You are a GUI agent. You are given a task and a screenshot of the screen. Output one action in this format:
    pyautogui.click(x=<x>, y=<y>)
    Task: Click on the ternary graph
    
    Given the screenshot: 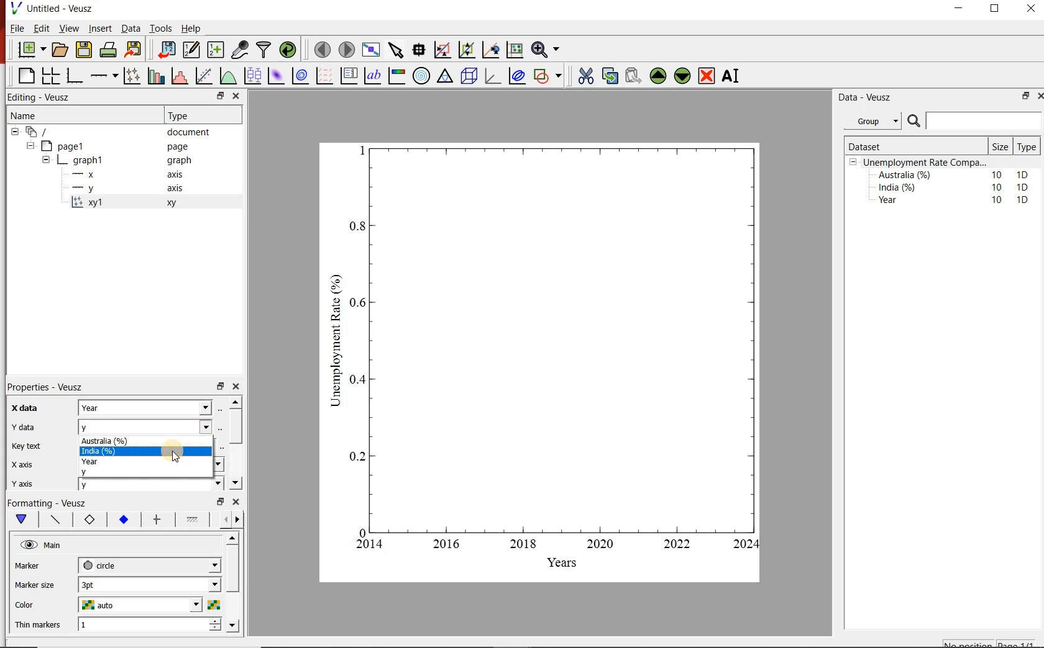 What is the action you would take?
    pyautogui.click(x=445, y=76)
    